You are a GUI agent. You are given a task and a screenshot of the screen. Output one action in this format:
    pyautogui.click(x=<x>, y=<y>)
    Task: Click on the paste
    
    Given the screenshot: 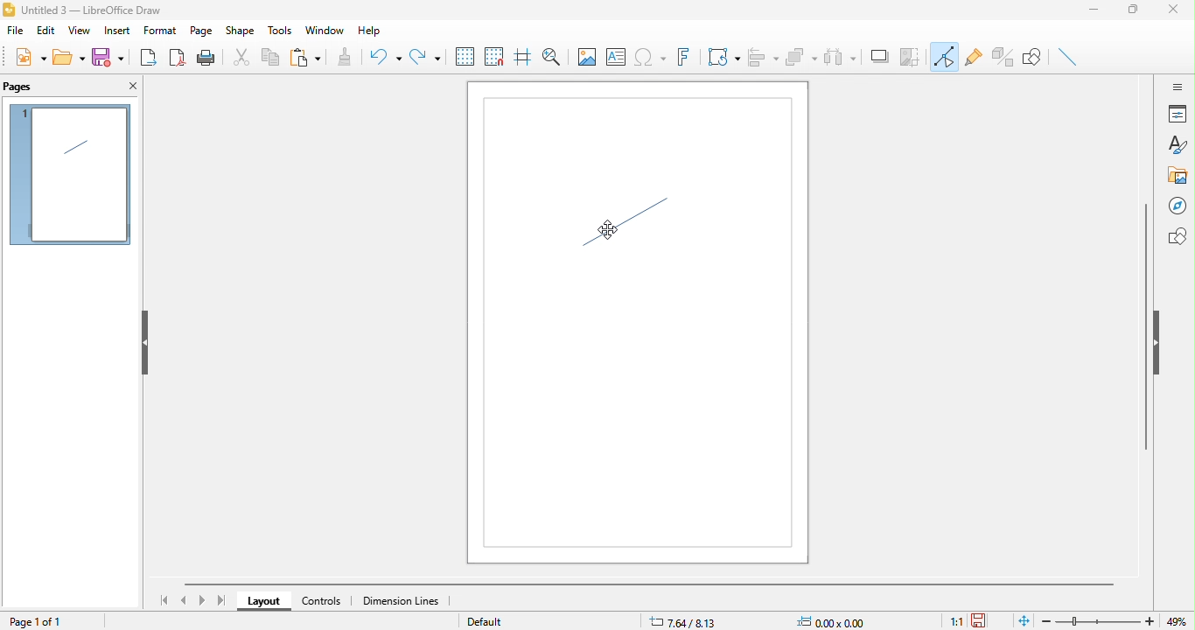 What is the action you would take?
    pyautogui.click(x=311, y=58)
    